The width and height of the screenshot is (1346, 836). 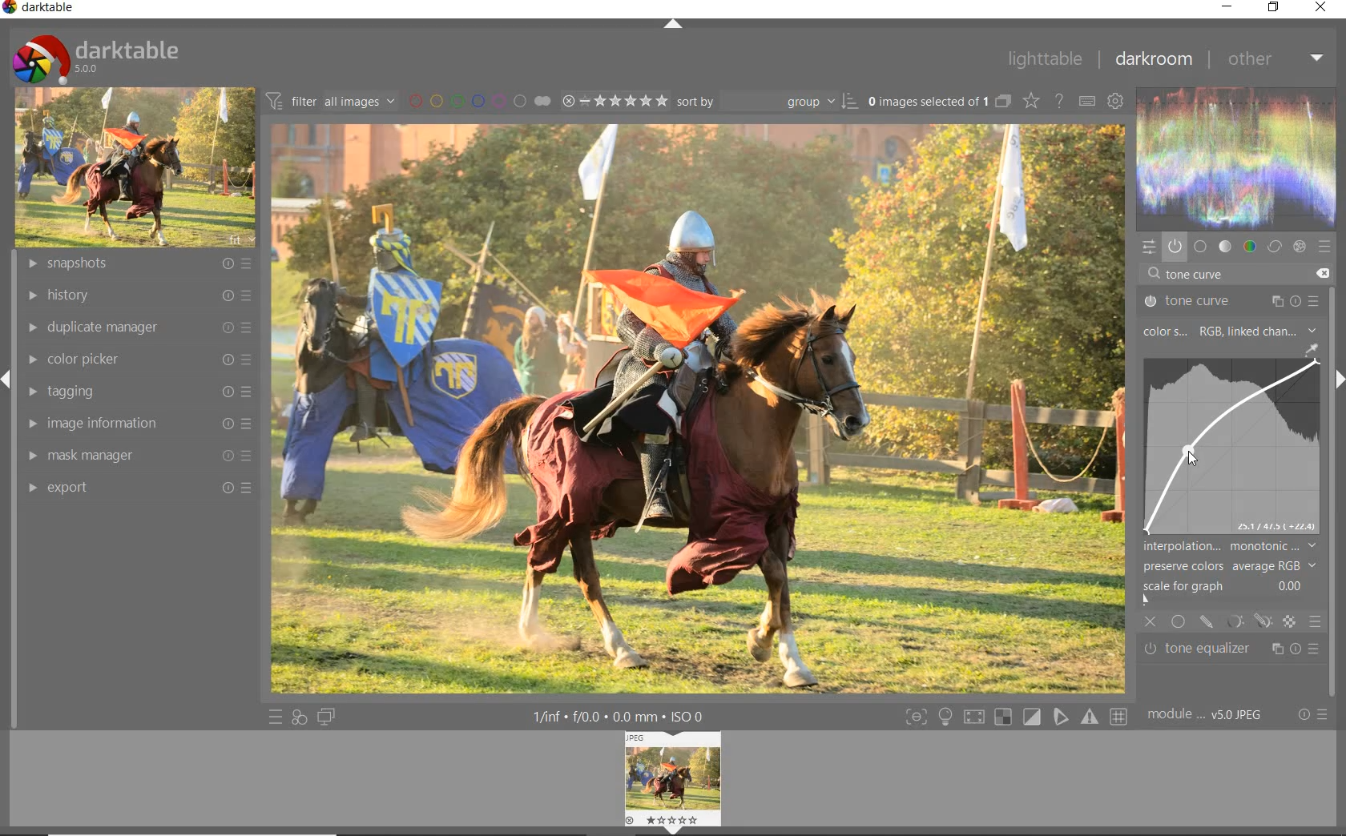 I want to click on correct, so click(x=1275, y=247).